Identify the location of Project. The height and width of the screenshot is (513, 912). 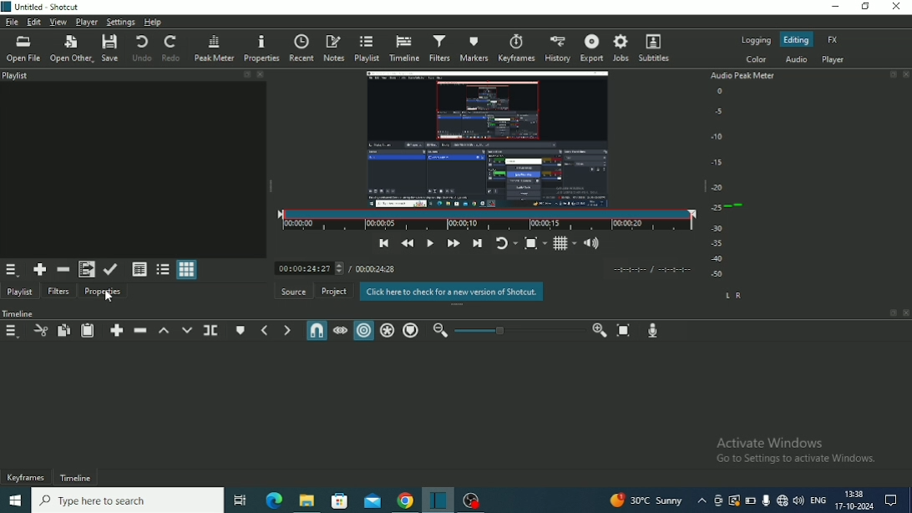
(333, 291).